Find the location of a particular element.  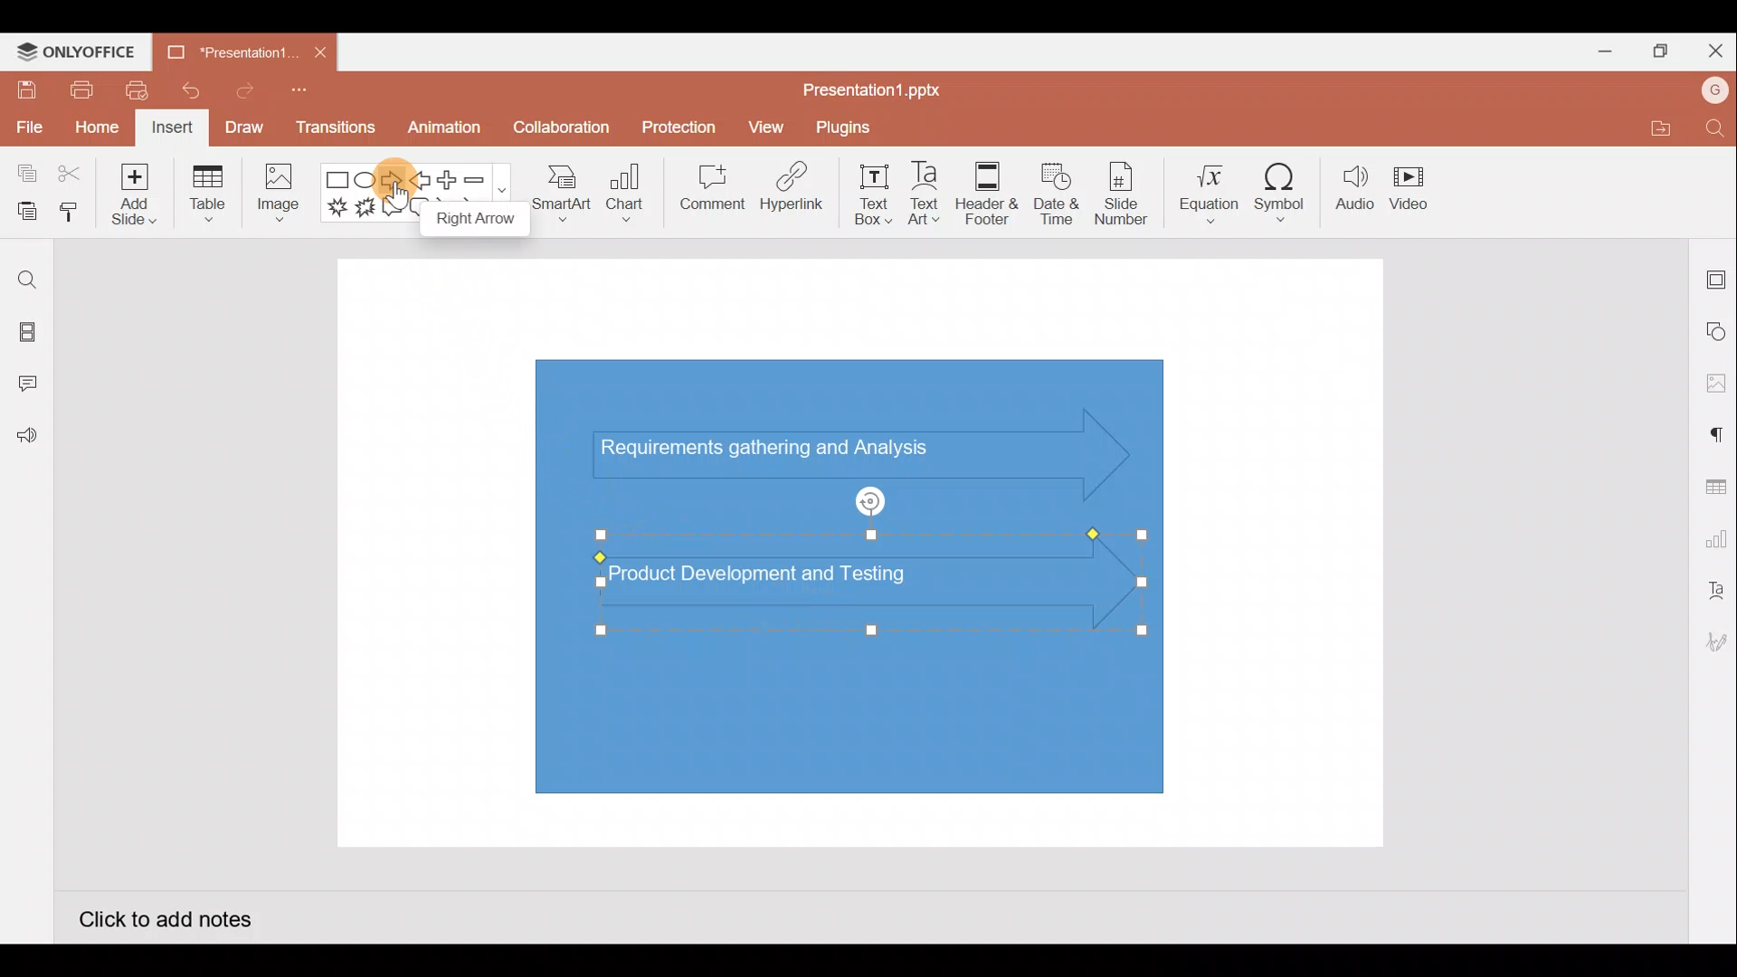

Slide number is located at coordinates (1120, 194).